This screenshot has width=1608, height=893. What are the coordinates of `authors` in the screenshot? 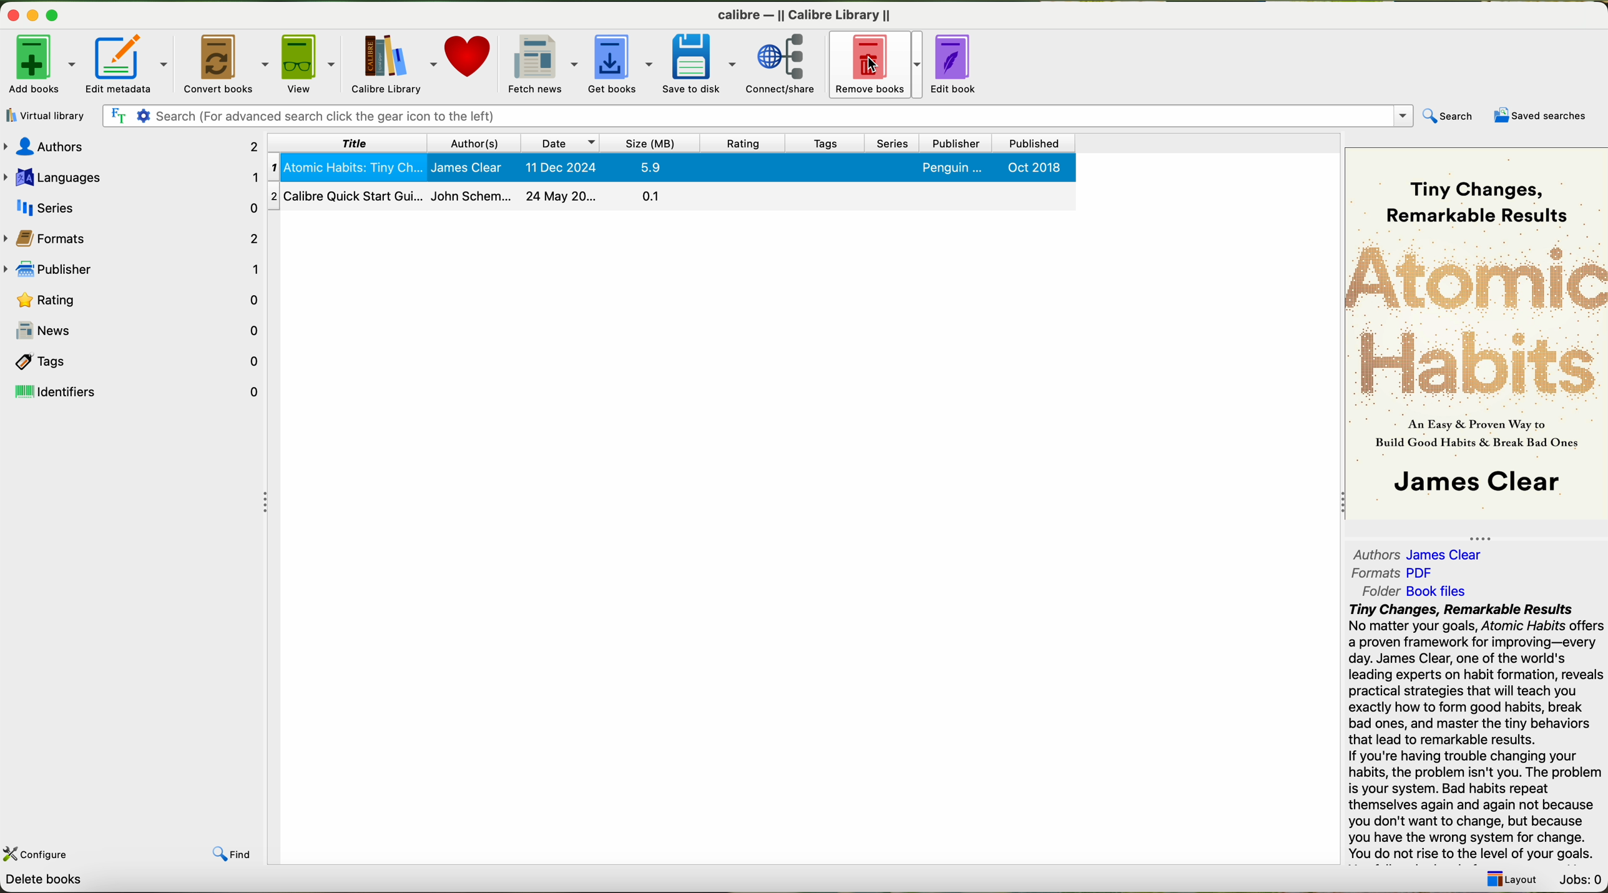 It's located at (1417, 553).